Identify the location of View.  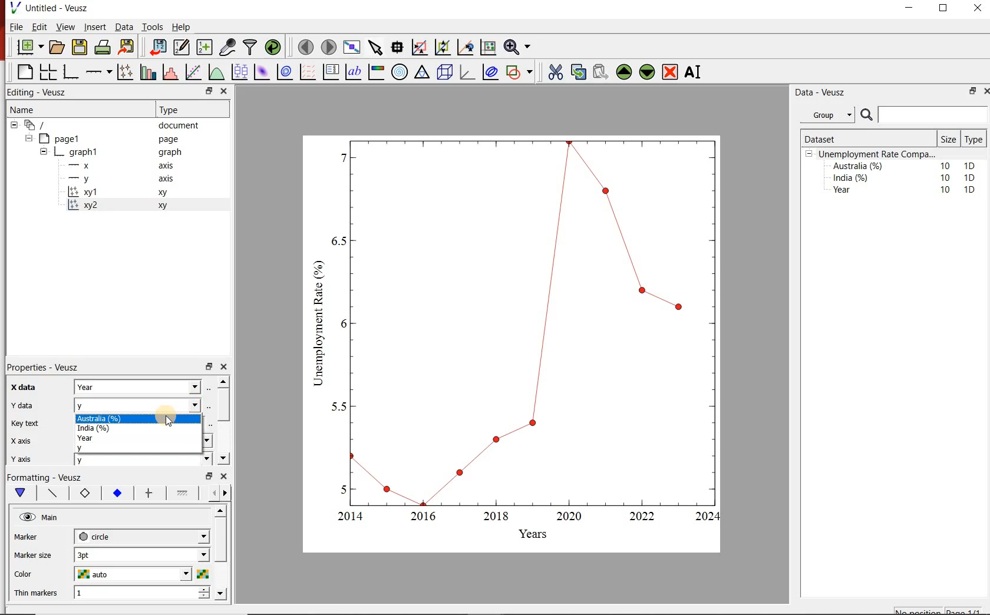
(64, 27).